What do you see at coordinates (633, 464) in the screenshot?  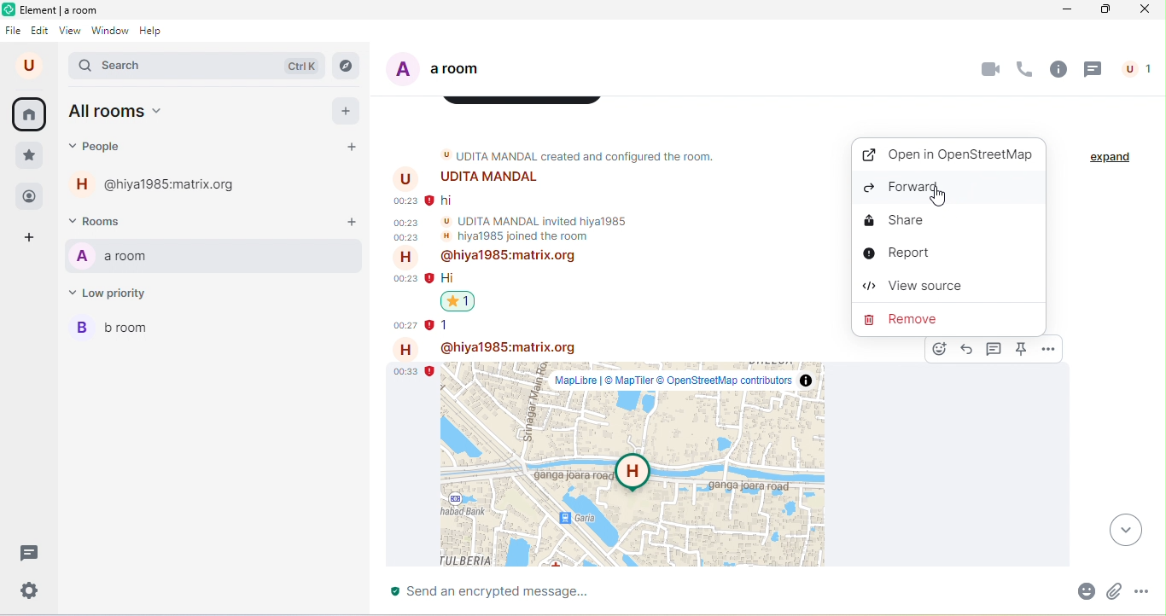 I see `location shared by hiya 1985` at bounding box center [633, 464].